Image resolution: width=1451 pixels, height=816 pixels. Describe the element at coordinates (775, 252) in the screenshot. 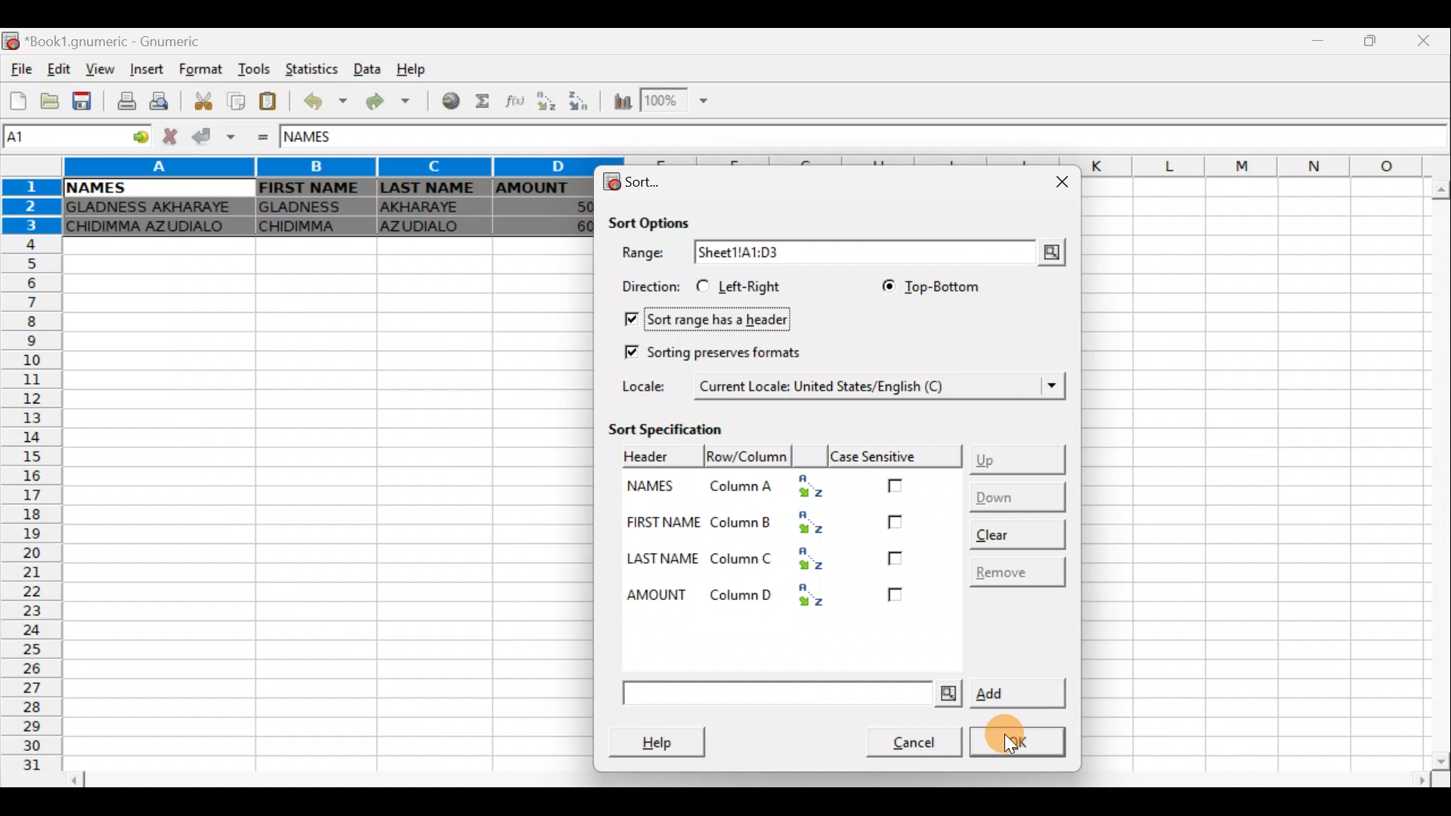

I see `Sheet1!A1:D3` at that location.